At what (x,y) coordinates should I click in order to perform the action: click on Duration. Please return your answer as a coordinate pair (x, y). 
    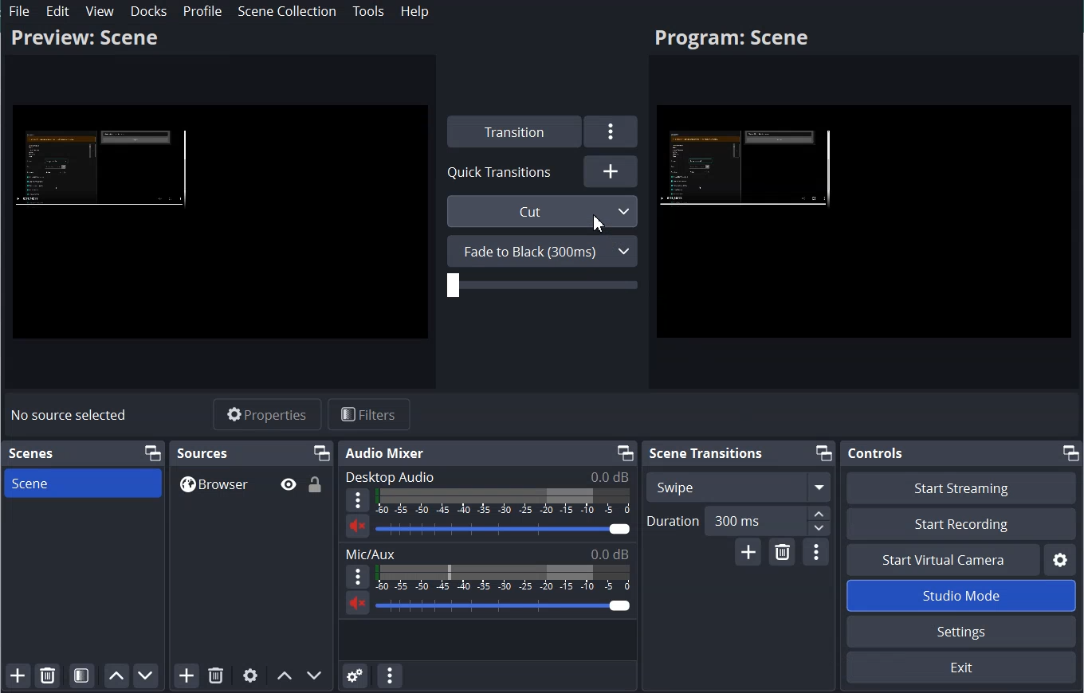
    Looking at the image, I should click on (738, 522).